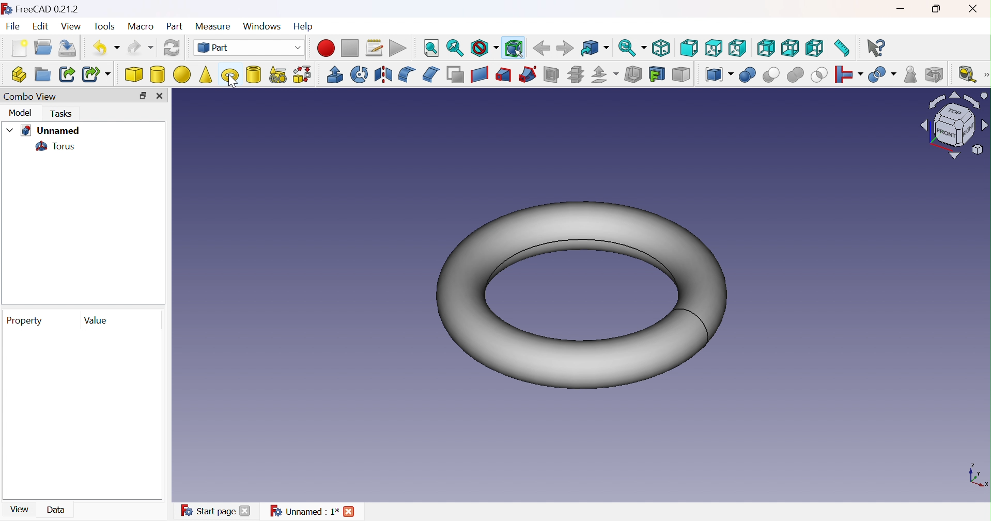 The height and width of the screenshot is (521, 991). What do you see at coordinates (103, 49) in the screenshot?
I see `Undo` at bounding box center [103, 49].